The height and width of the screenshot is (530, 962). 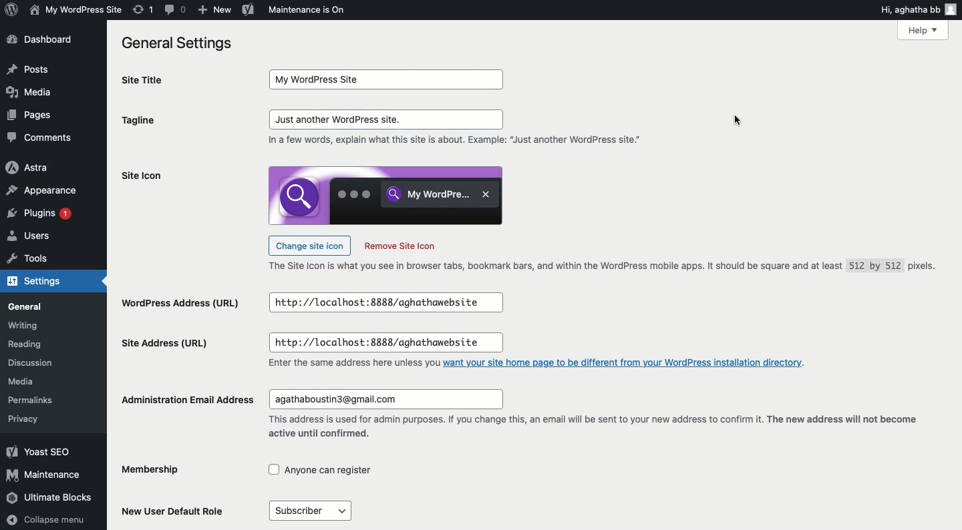 I want to click on Plugins, so click(x=42, y=215).